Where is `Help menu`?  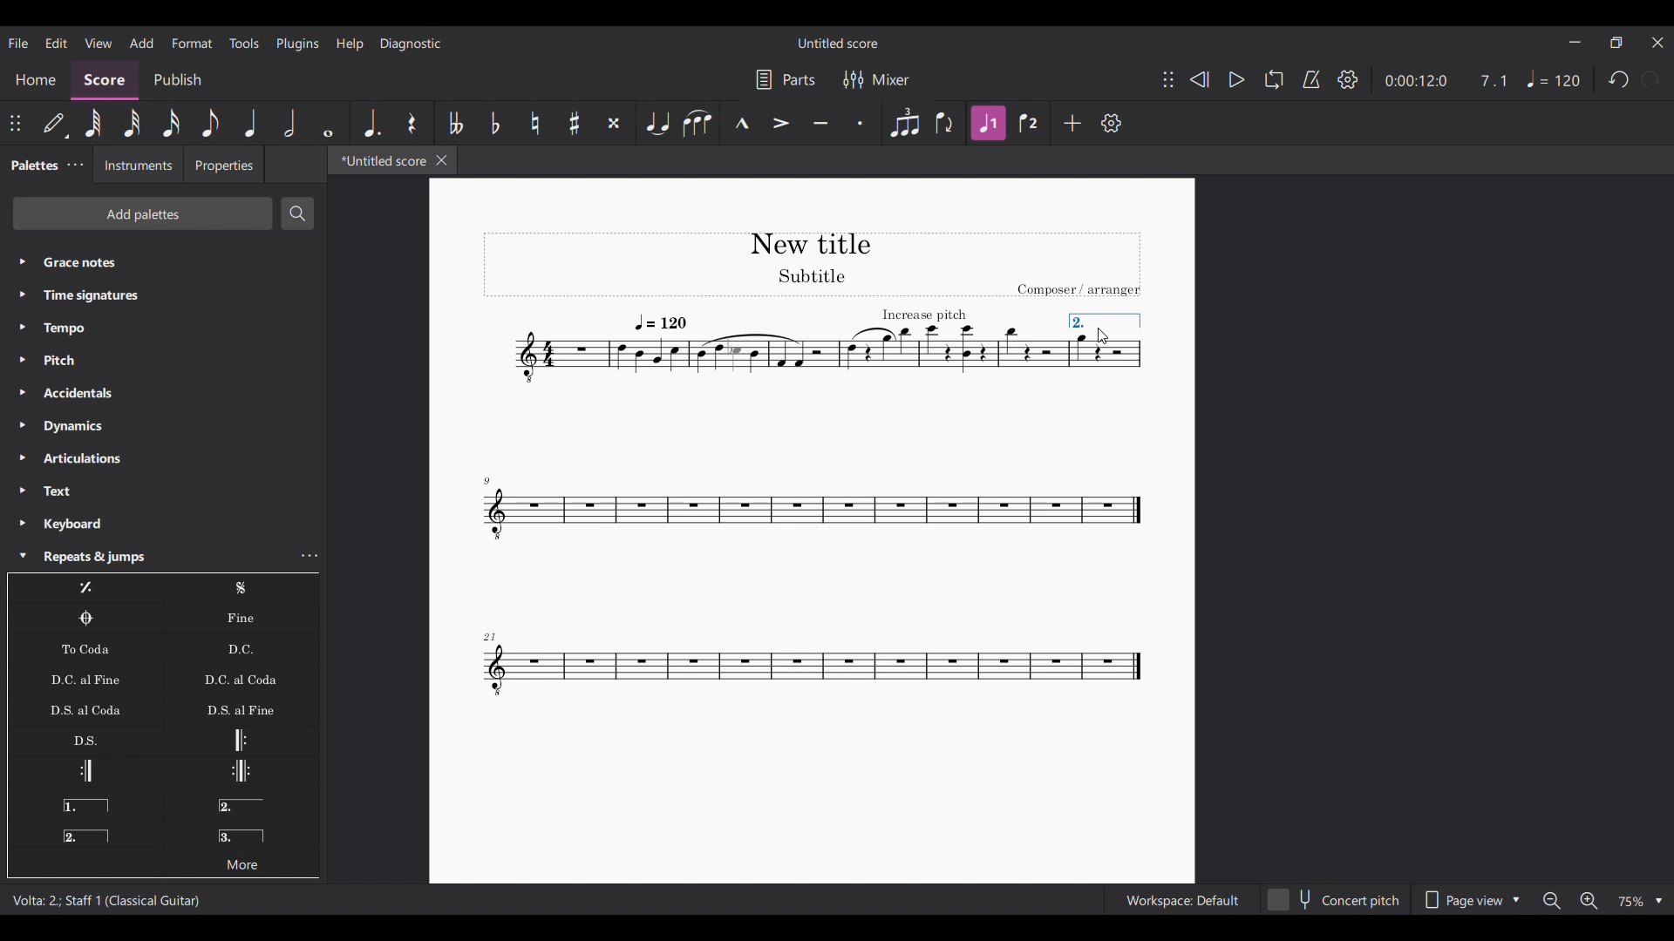
Help menu is located at coordinates (350, 44).